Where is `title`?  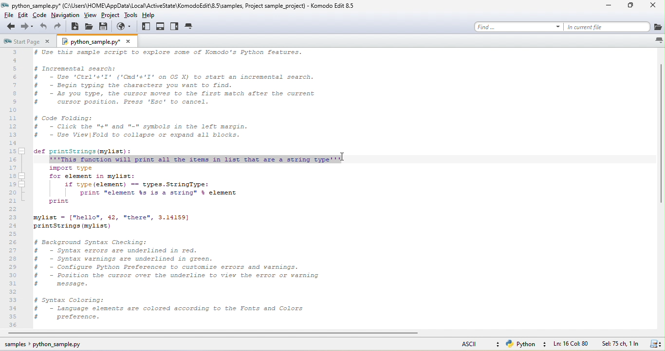
title is located at coordinates (184, 6).